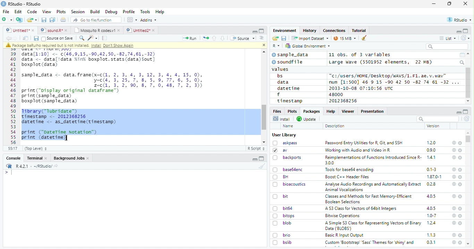 The image size is (474, 249). I want to click on timestamp, so click(289, 101).